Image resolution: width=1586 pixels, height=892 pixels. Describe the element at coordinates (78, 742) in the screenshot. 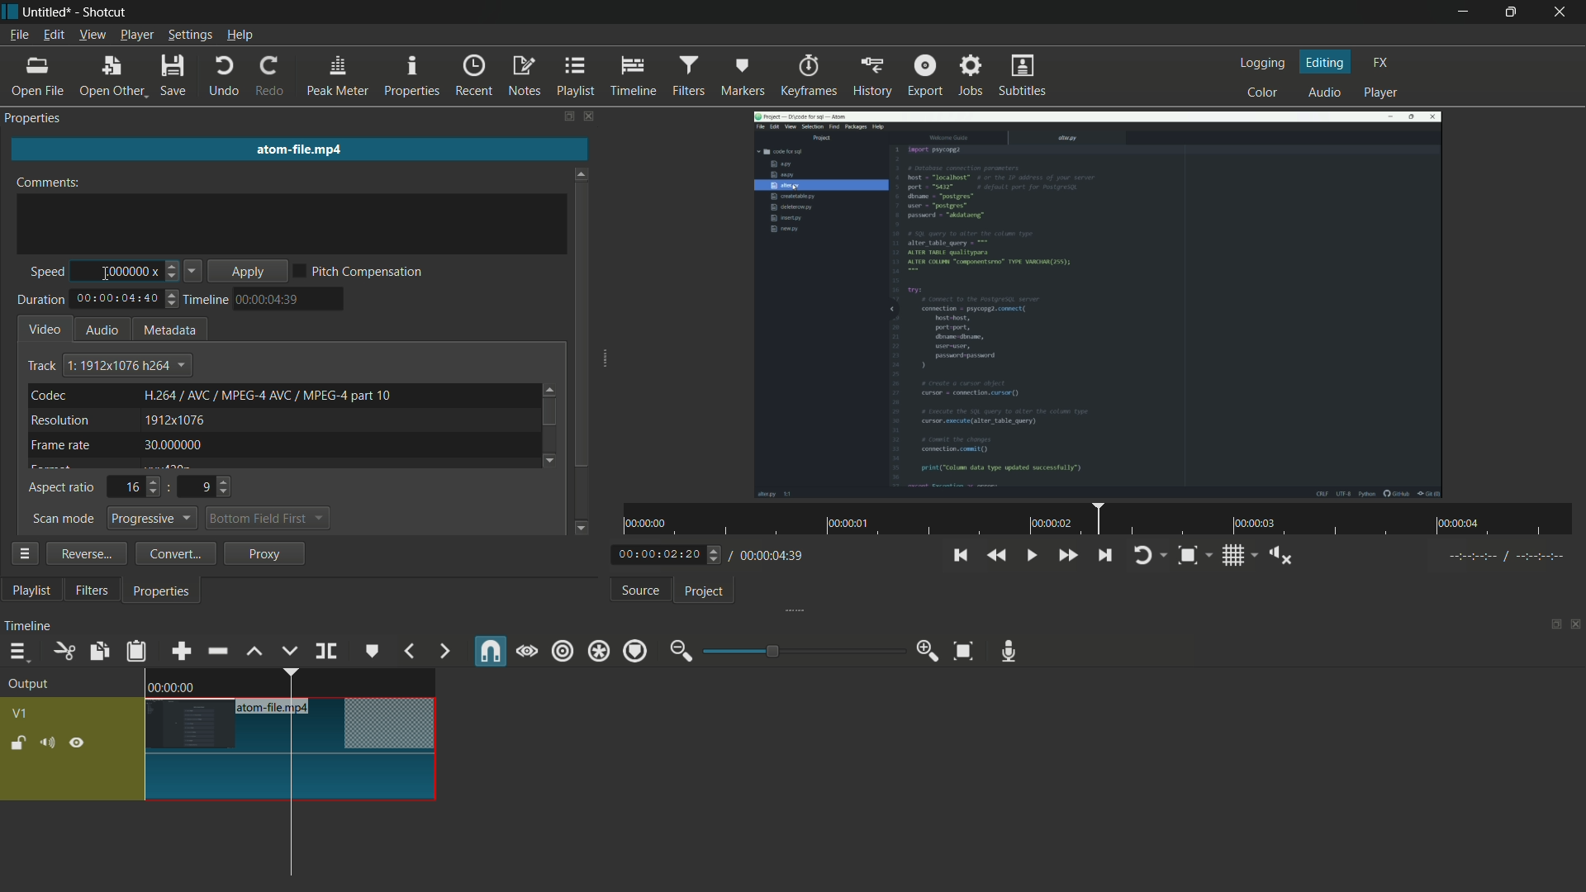

I see `hide` at that location.